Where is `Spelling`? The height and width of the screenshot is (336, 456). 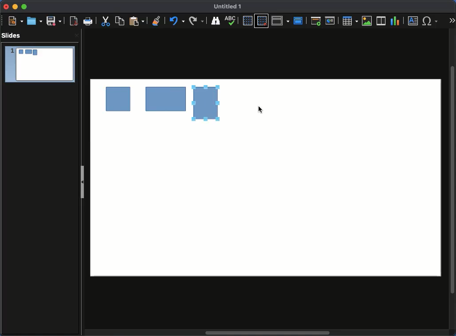
Spelling is located at coordinates (215, 21).